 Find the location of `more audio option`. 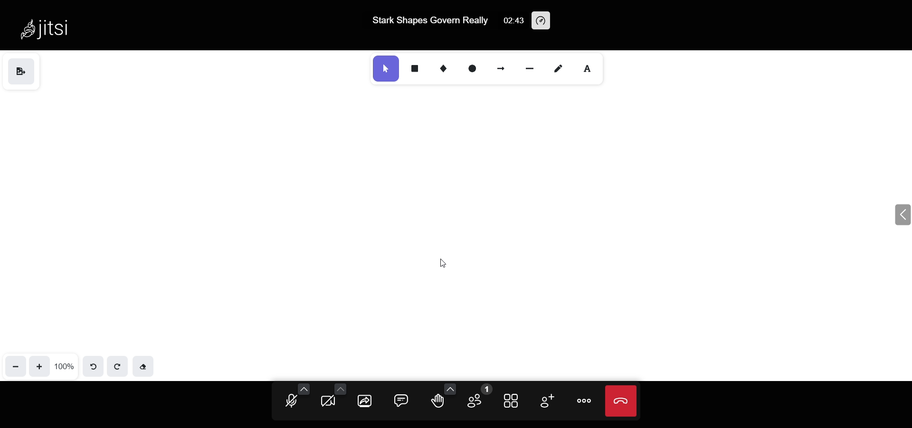

more audio option is located at coordinates (304, 388).